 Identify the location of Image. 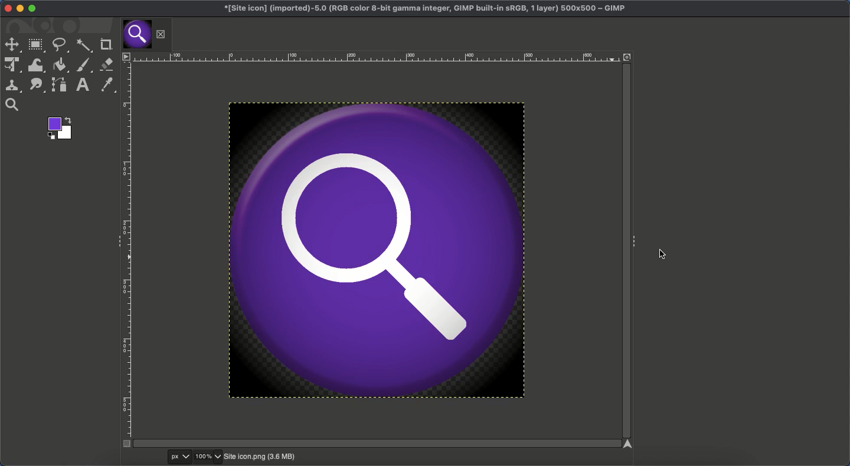
(259, 457).